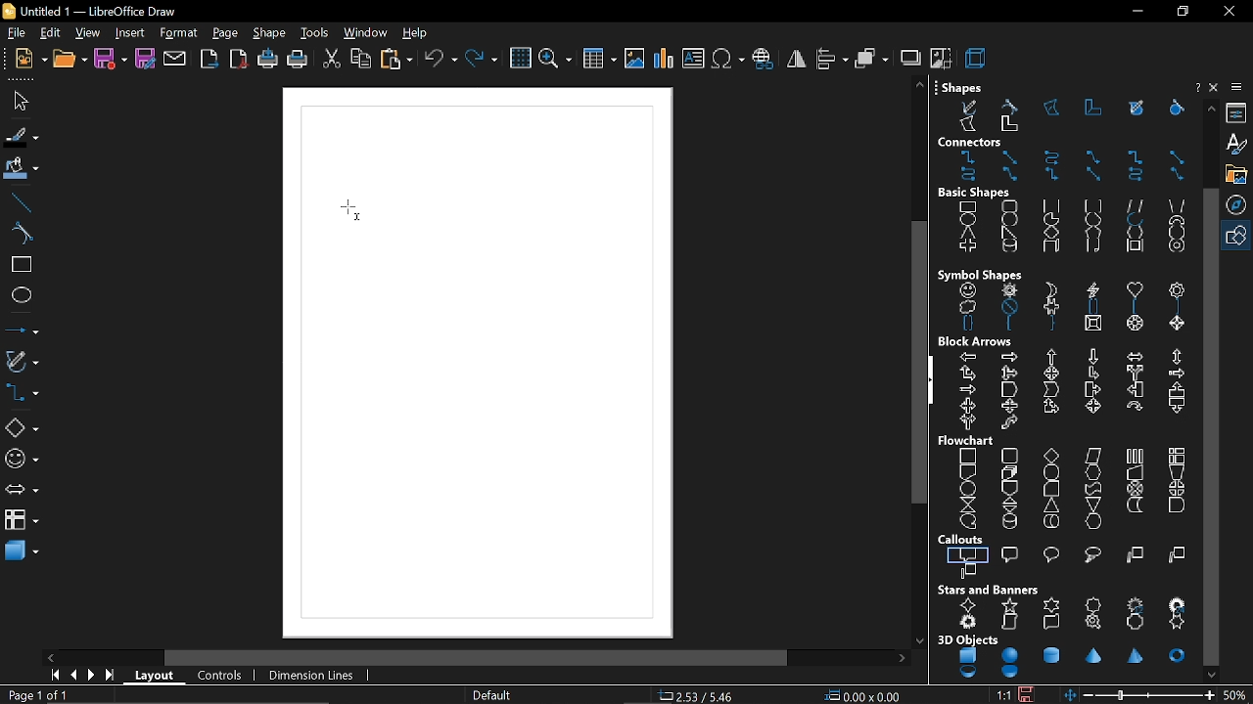  I want to click on stored data, so click(1134, 506).